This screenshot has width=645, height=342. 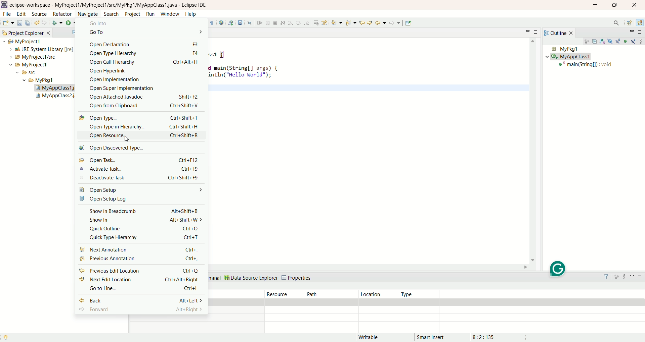 I want to click on myPkg1, so click(x=564, y=49).